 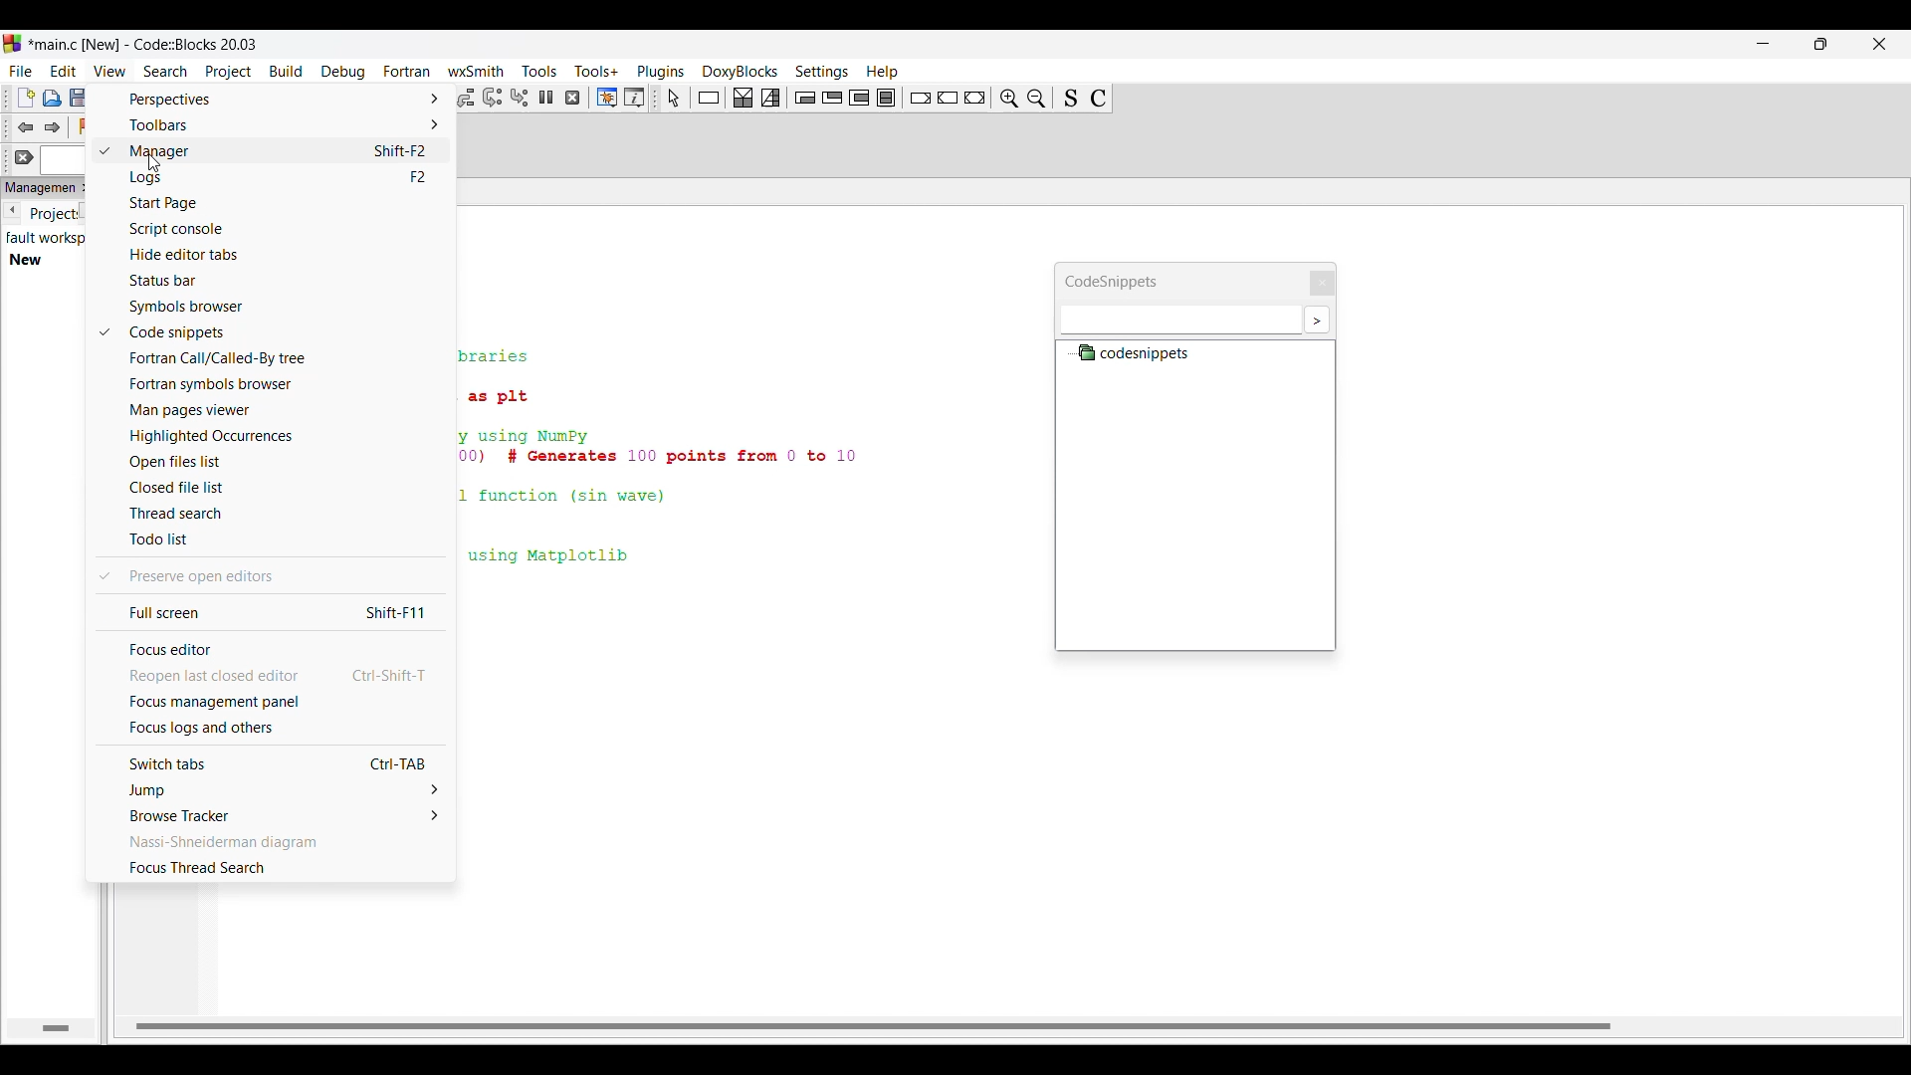 What do you see at coordinates (493, 98) in the screenshot?
I see `Next instruction` at bounding box center [493, 98].